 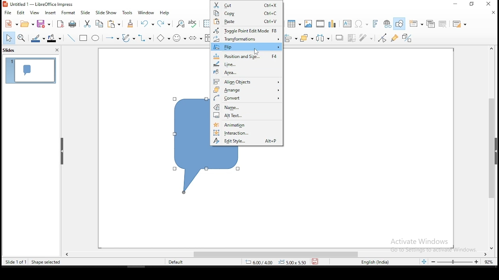 What do you see at coordinates (494, 12) in the screenshot?
I see `close` at bounding box center [494, 12].